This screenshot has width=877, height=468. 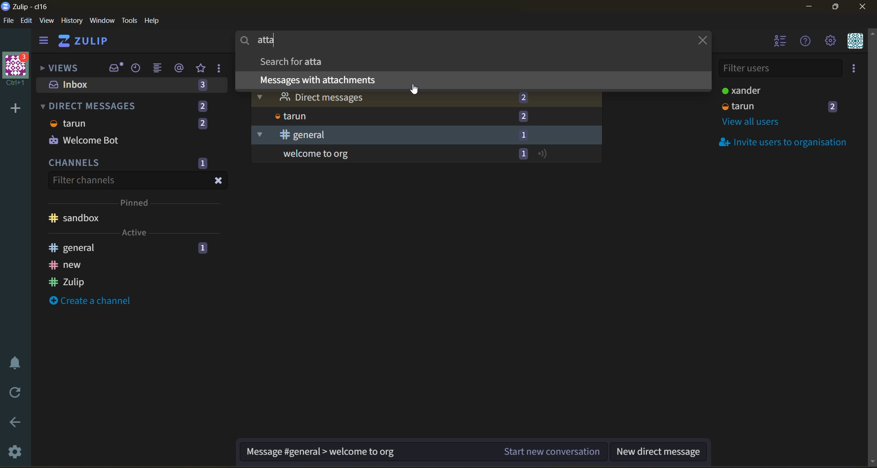 What do you see at coordinates (739, 106) in the screenshot?
I see `tarun` at bounding box center [739, 106].